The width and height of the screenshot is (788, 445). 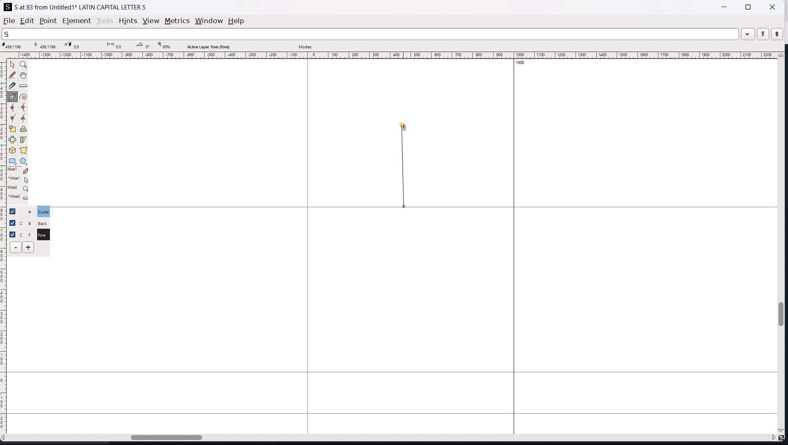 I want to click on distance between points, so click(x=115, y=45).